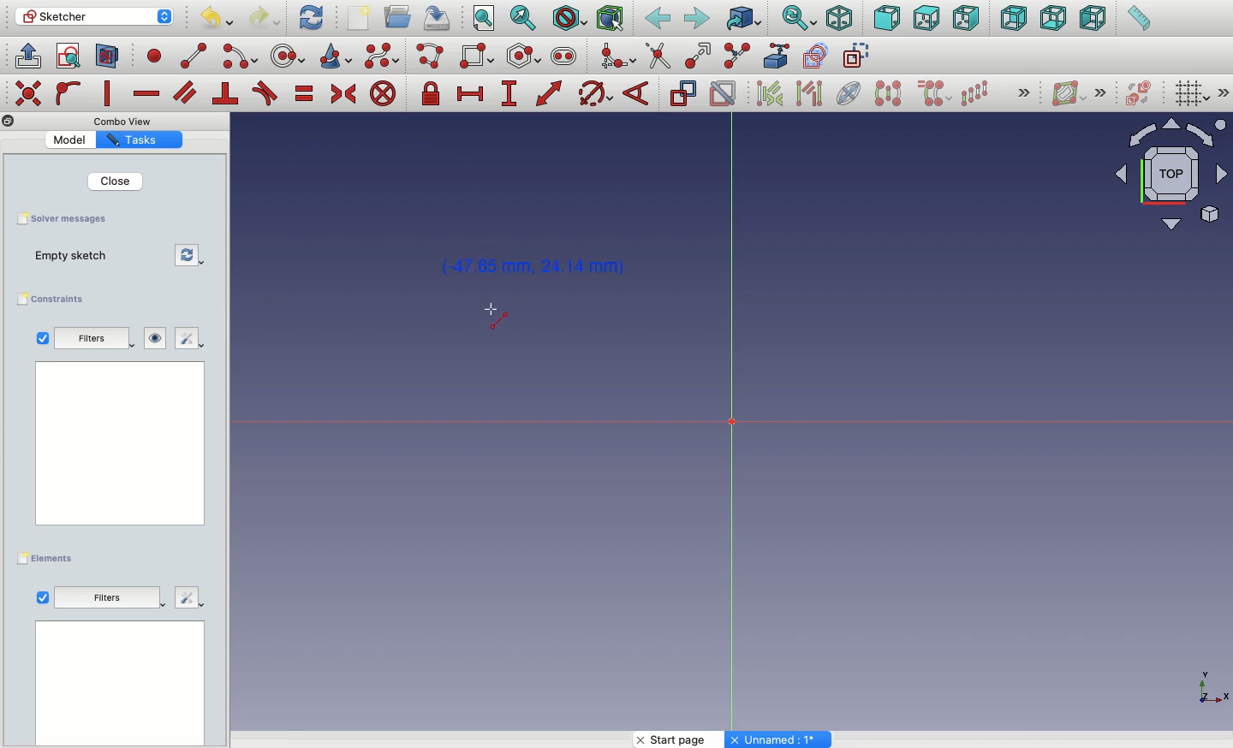 Image resolution: width=1233 pixels, height=748 pixels. I want to click on B-spline, so click(382, 56).